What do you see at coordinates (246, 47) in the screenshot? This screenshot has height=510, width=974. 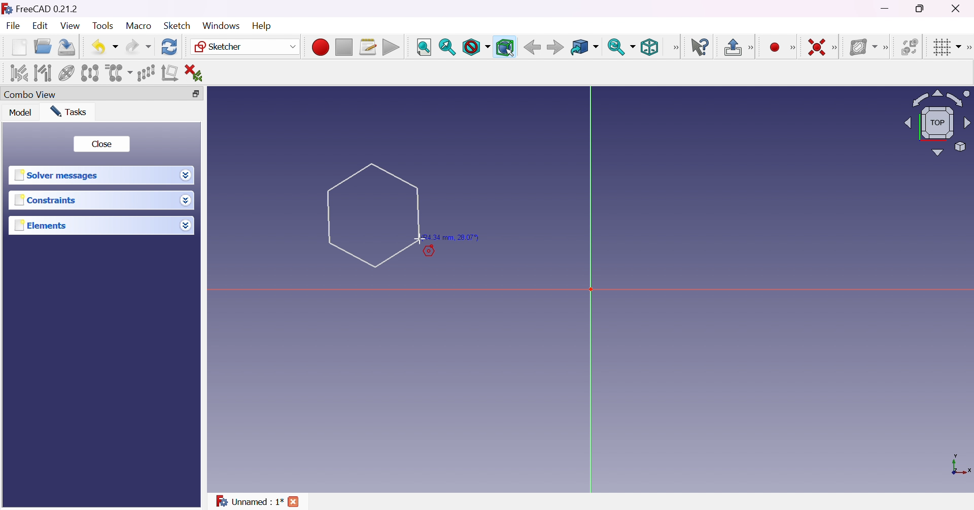 I see `Sketcher` at bounding box center [246, 47].